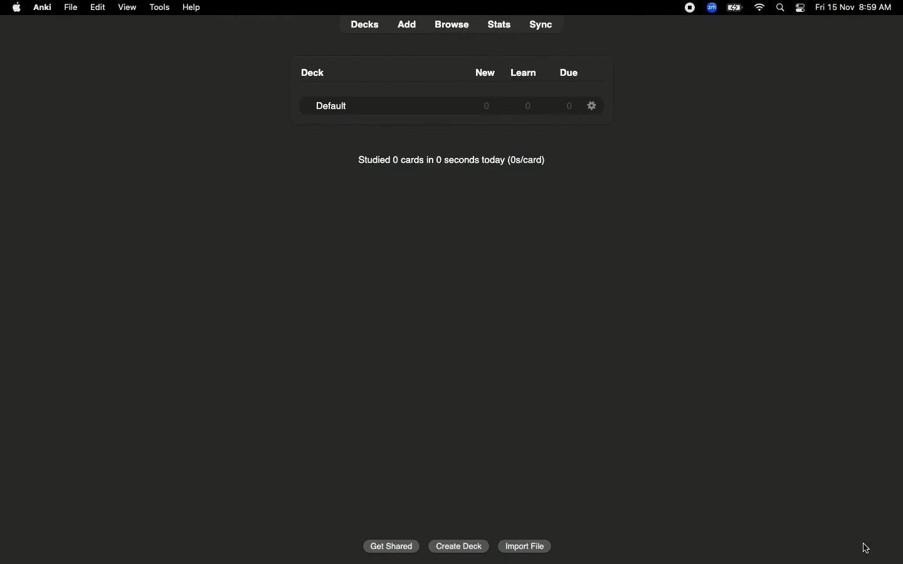  What do you see at coordinates (522, 71) in the screenshot?
I see `Learn` at bounding box center [522, 71].